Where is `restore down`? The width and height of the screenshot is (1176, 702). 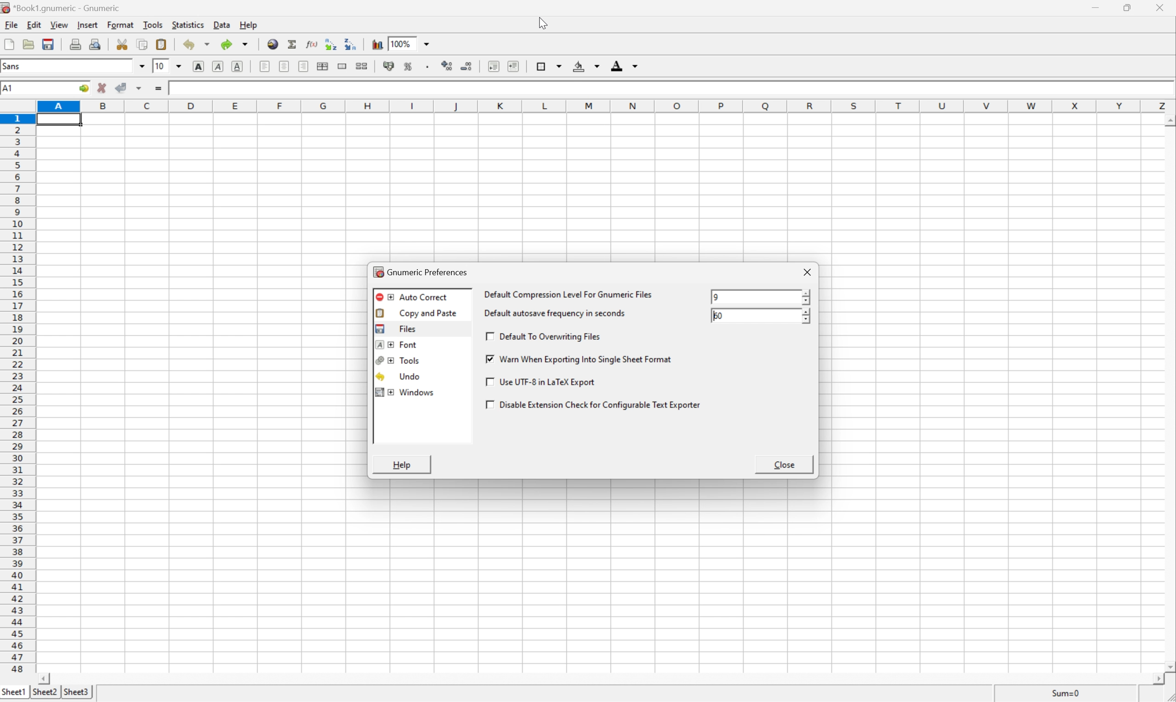
restore down is located at coordinates (1131, 8).